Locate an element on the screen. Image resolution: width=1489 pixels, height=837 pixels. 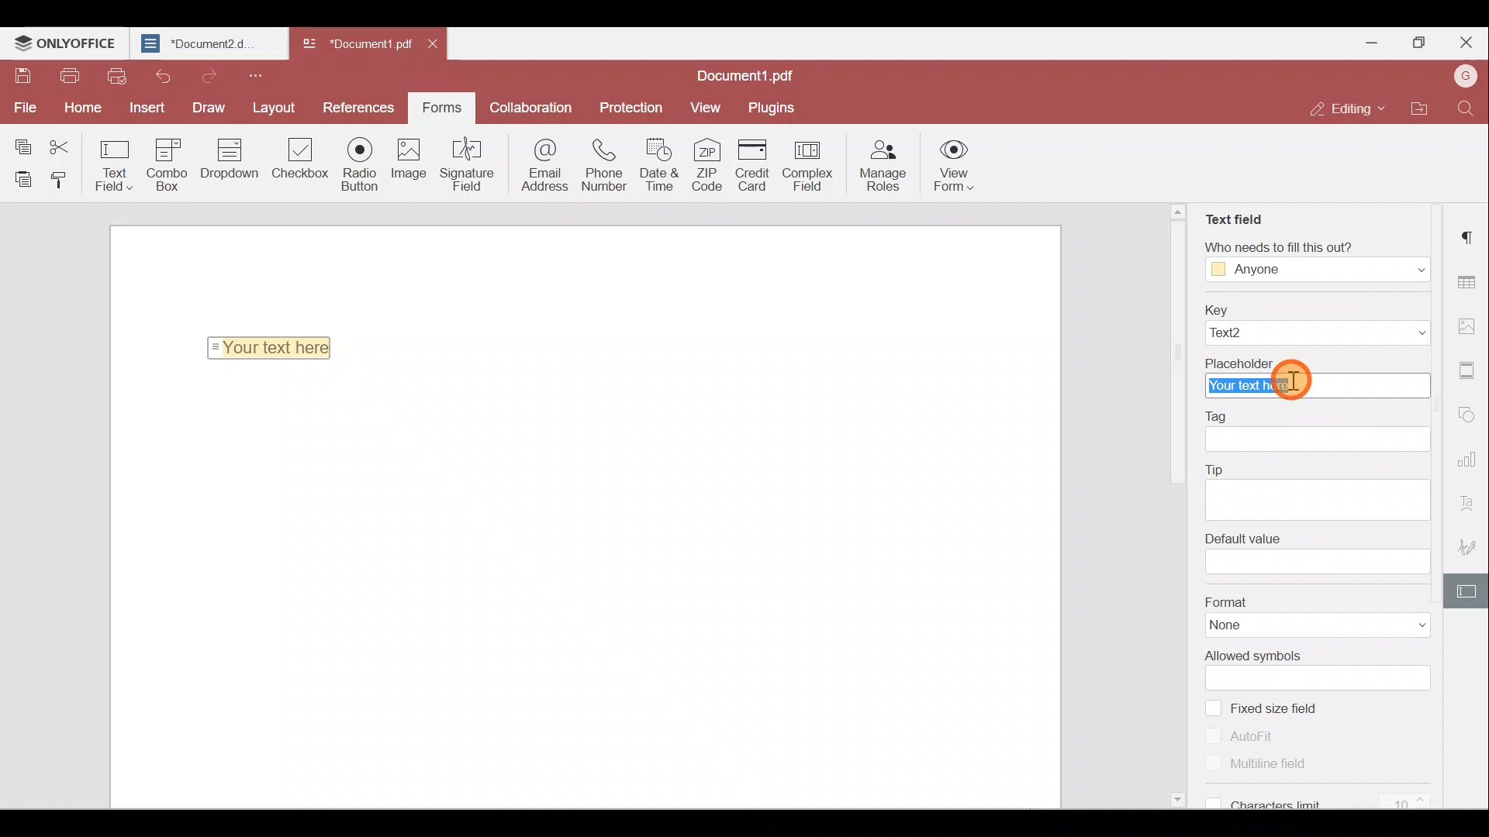
Text field is located at coordinates (1232, 213).